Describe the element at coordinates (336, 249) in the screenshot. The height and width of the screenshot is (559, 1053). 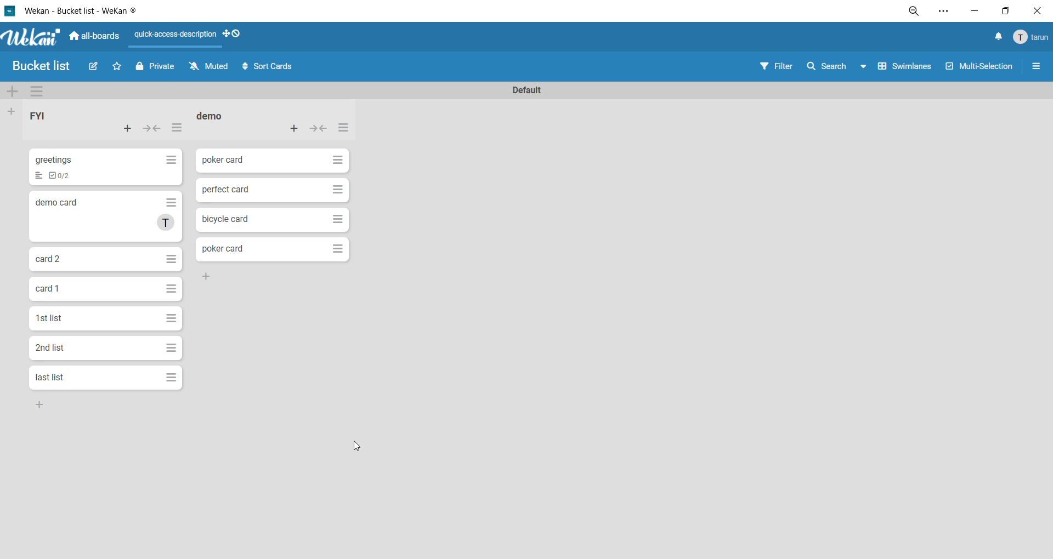
I see `Hamburger` at that location.